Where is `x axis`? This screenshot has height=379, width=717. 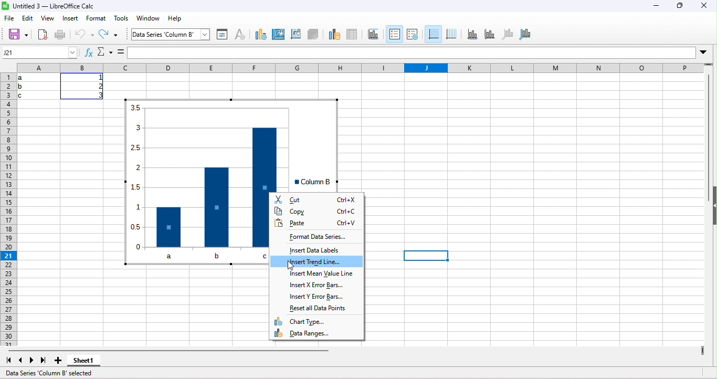
x axis is located at coordinates (474, 35).